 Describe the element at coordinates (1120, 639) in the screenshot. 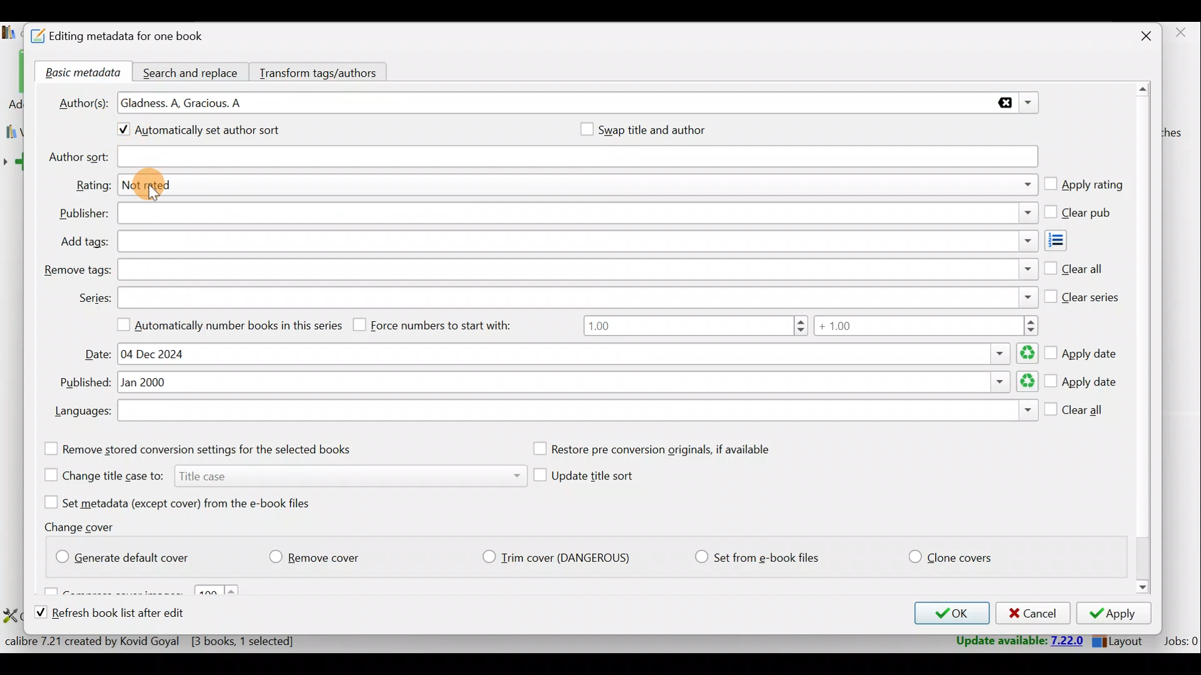

I see `Layout` at that location.